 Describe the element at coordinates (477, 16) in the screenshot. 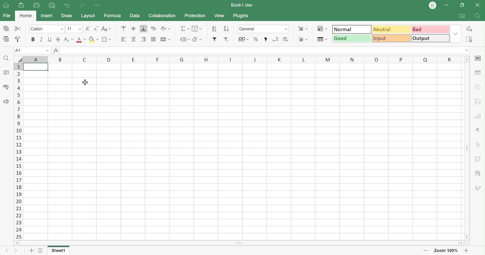

I see `Find` at that location.